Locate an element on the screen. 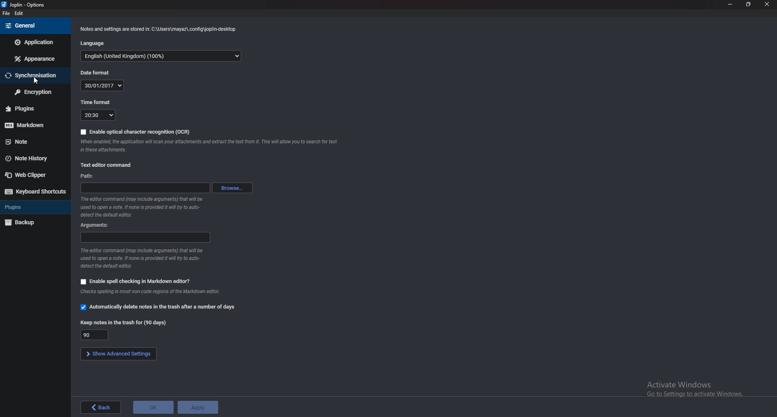  automatically delete notes in trash is located at coordinates (165, 307).